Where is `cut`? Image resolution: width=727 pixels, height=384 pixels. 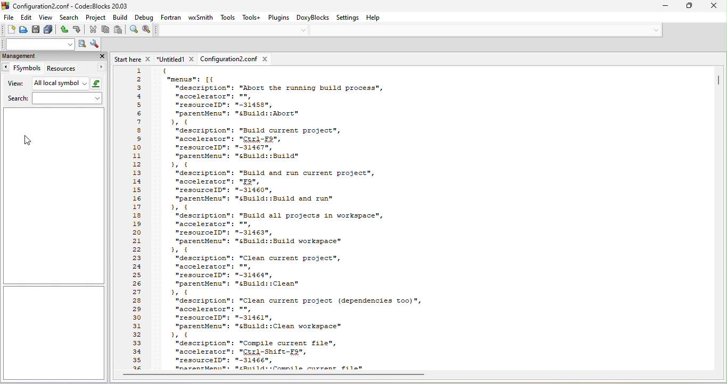
cut is located at coordinates (94, 30).